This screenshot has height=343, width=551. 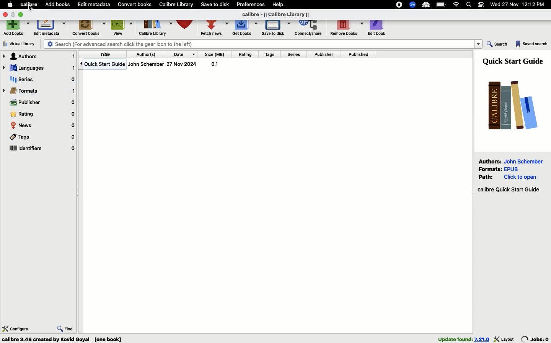 I want to click on Extensions, so click(x=413, y=5).